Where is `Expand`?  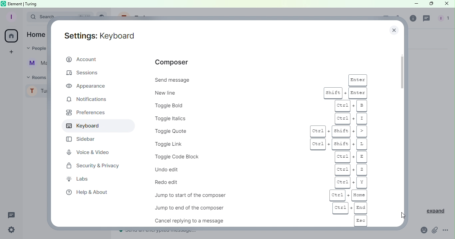 Expand is located at coordinates (433, 211).